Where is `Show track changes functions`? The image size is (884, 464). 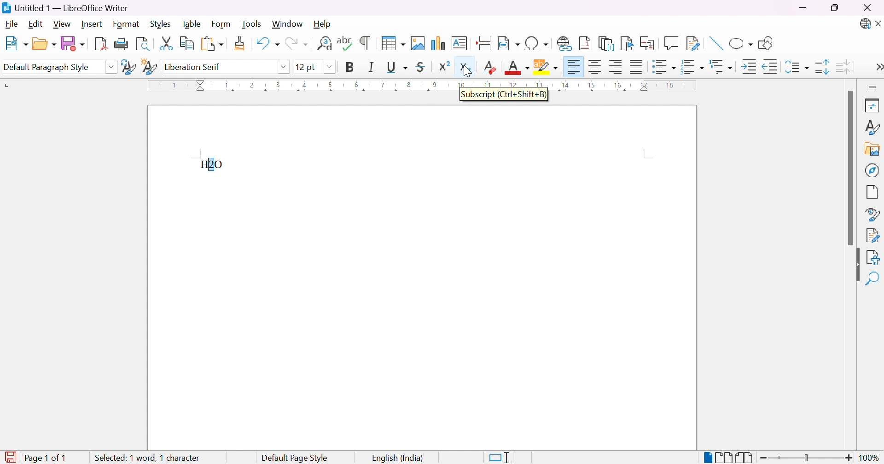
Show track changes functions is located at coordinates (693, 44).